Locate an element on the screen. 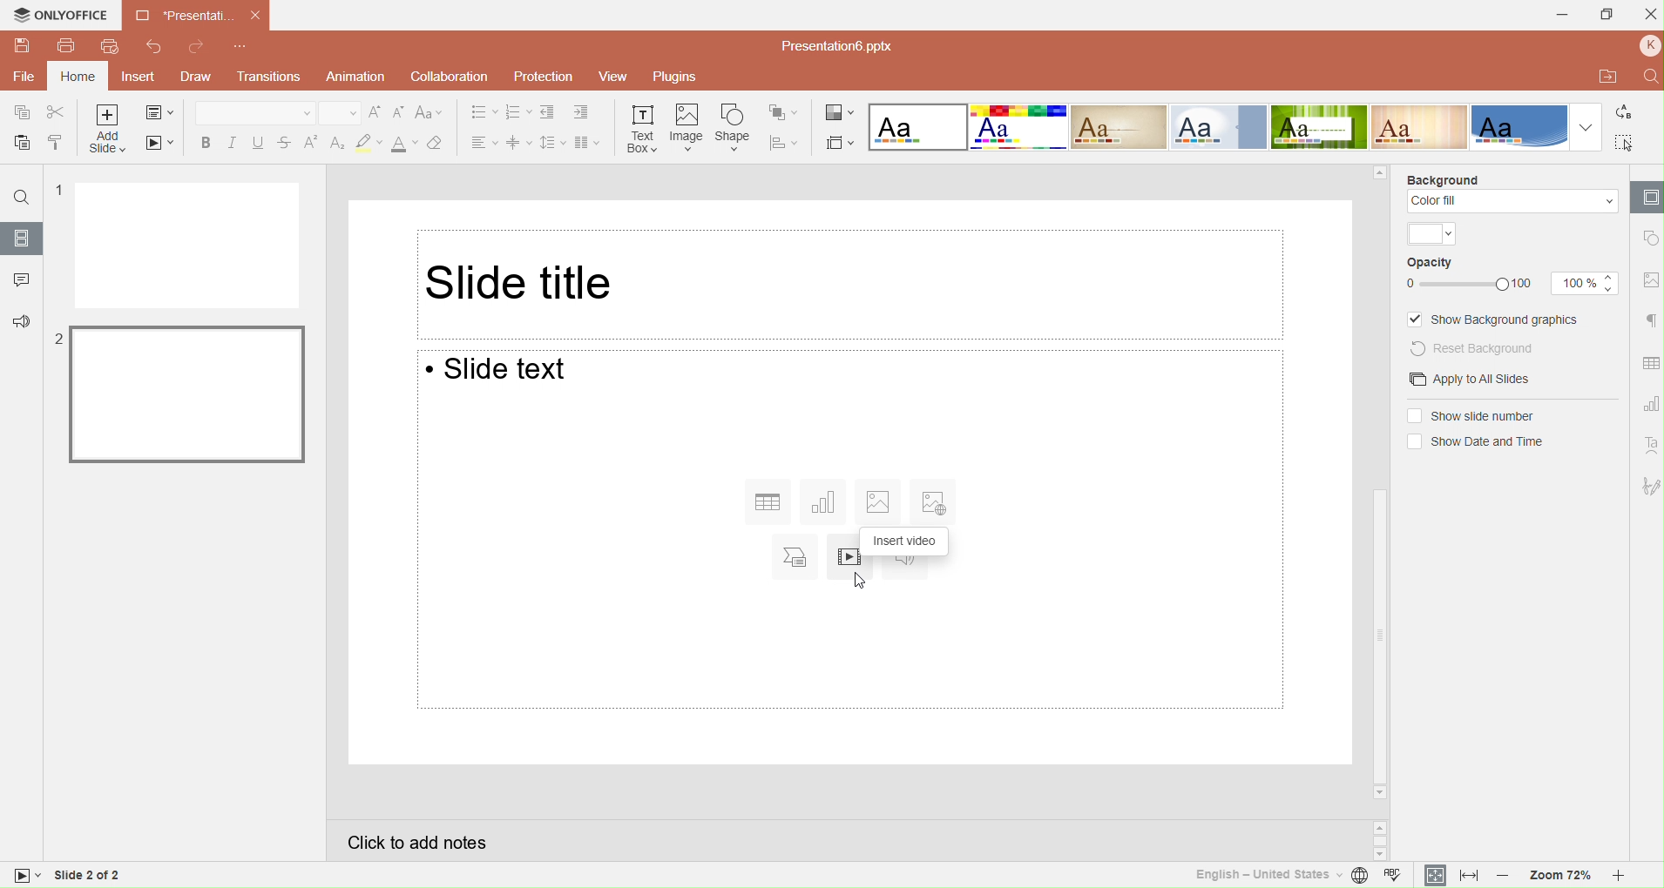 This screenshot has width=1664, height=888. Italic is located at coordinates (232, 141).